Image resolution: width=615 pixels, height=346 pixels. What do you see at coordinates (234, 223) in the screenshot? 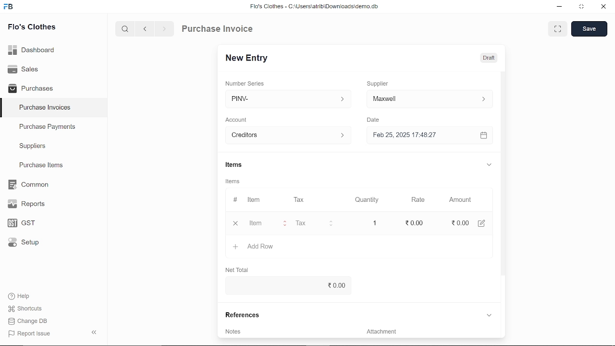
I see `close` at bounding box center [234, 223].